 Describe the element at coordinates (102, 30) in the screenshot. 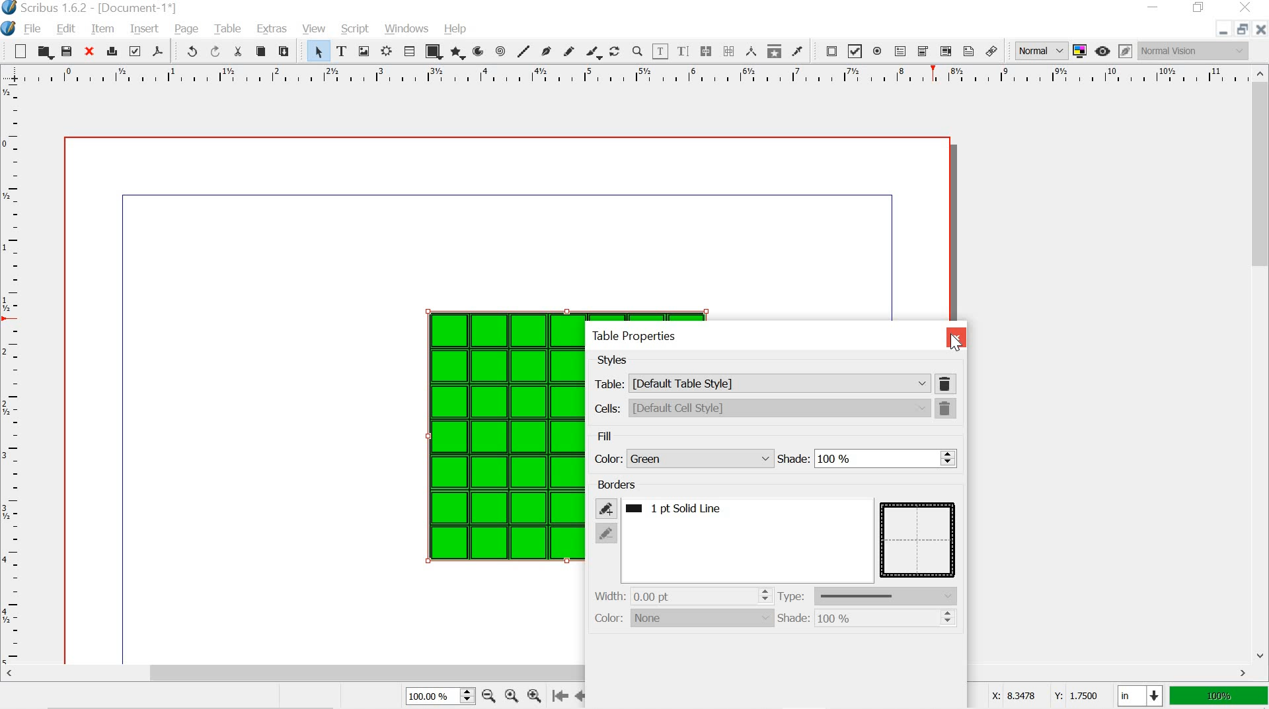

I see `item` at that location.